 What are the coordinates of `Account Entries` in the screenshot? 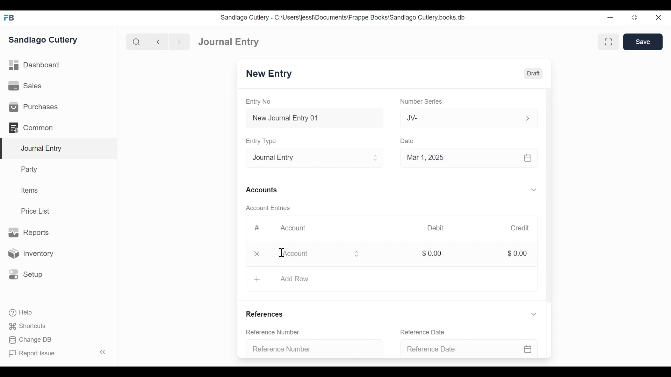 It's located at (265, 208).